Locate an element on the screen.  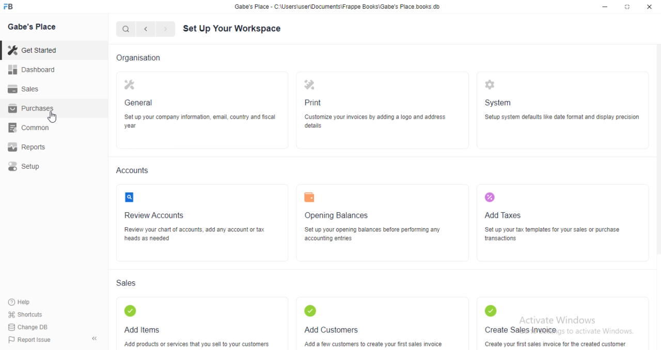
Add a few customers to create your first sales invoice. is located at coordinates (373, 342).